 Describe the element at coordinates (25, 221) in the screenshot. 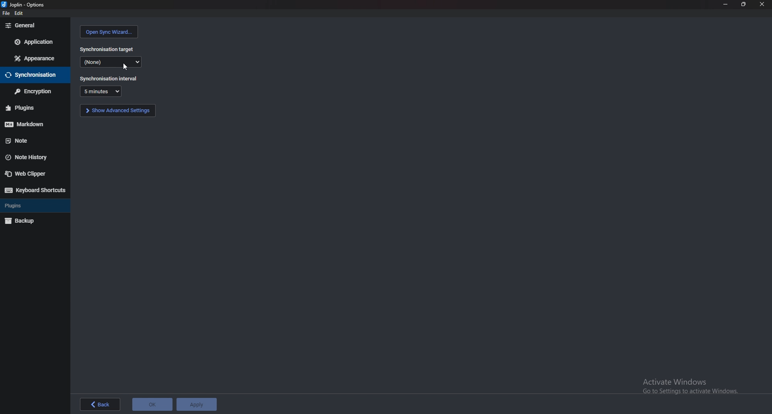

I see `backup` at that location.